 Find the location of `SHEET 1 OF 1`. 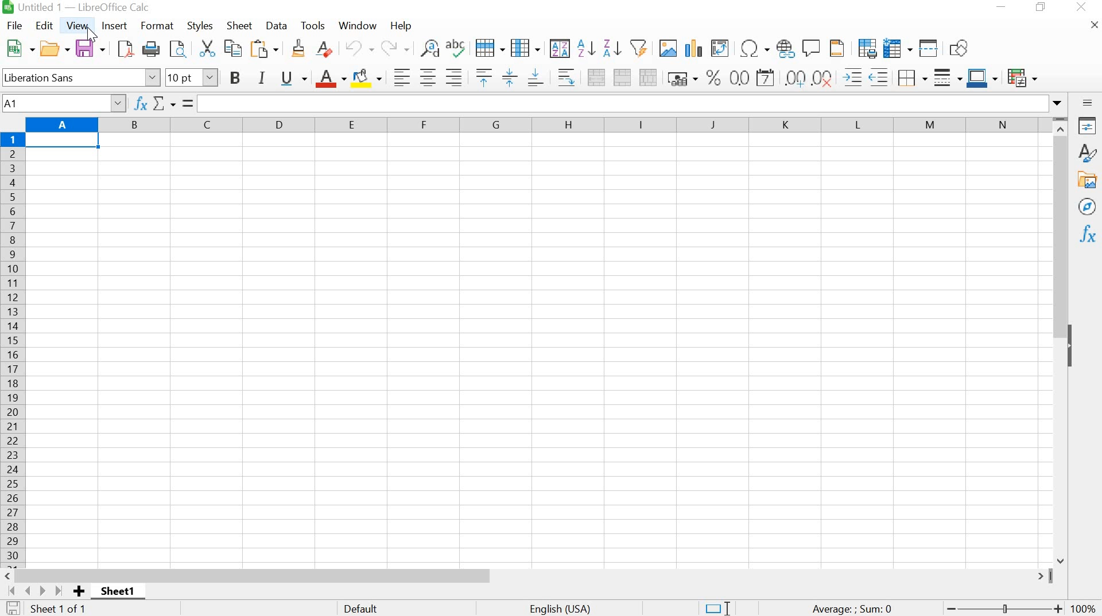

SHEET 1 OF 1 is located at coordinates (65, 609).